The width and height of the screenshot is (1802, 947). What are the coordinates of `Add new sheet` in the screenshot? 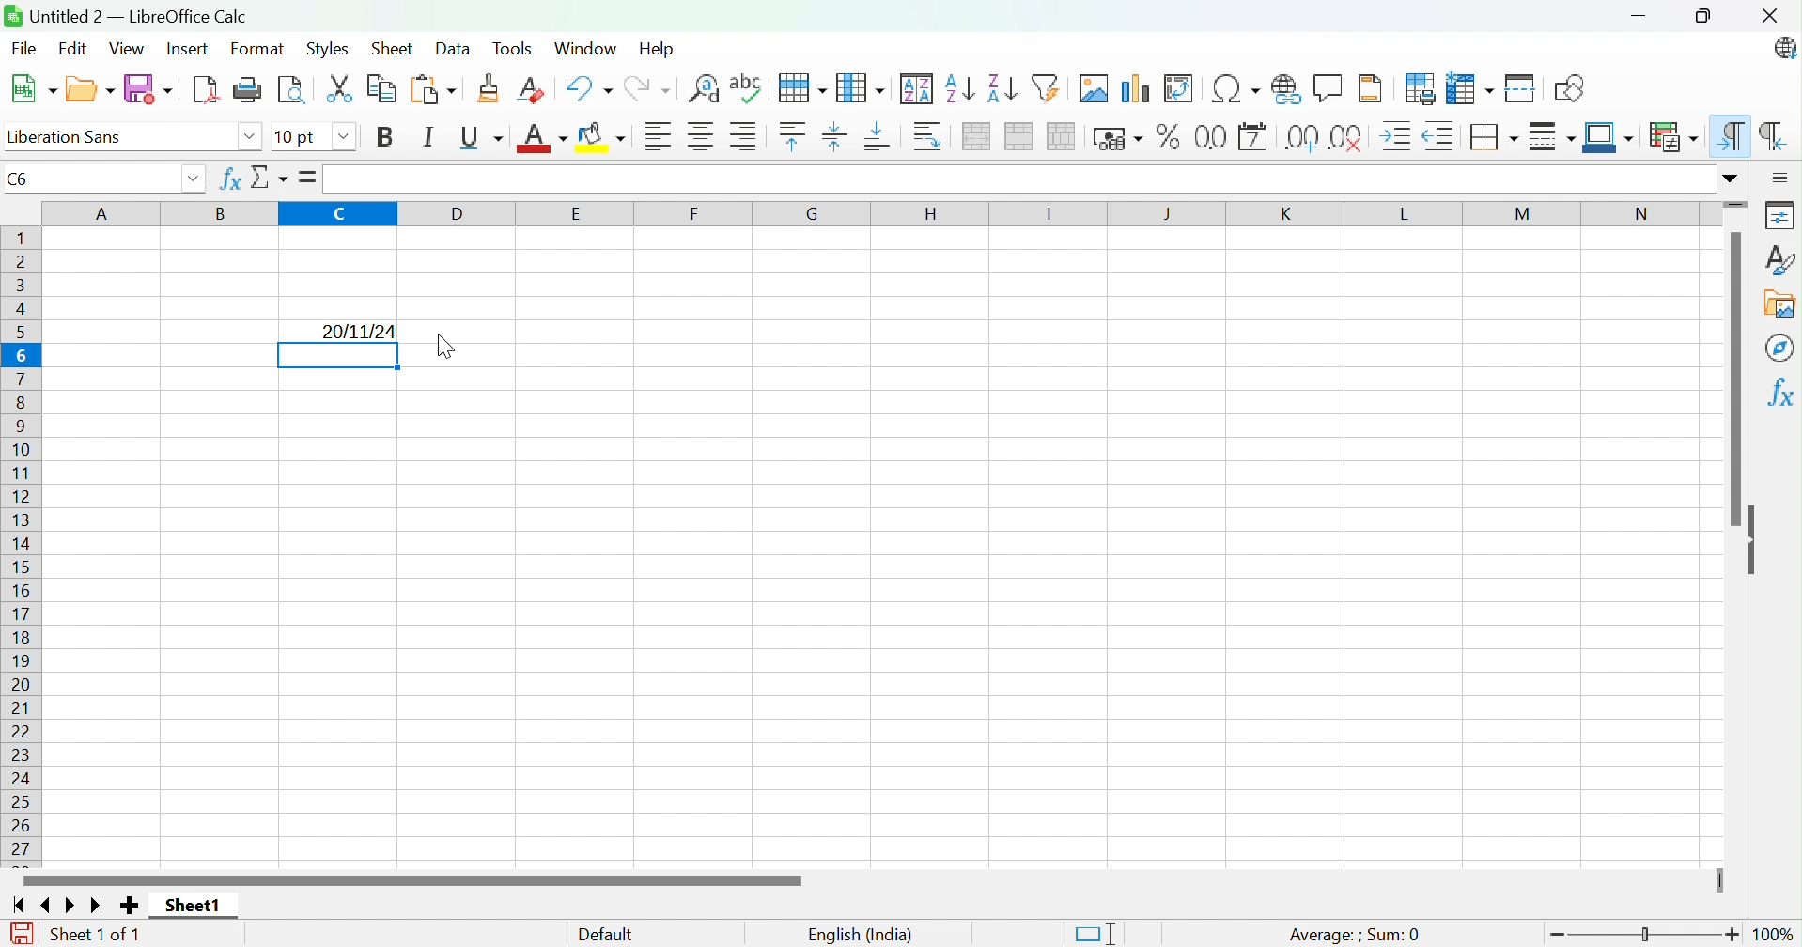 It's located at (130, 906).